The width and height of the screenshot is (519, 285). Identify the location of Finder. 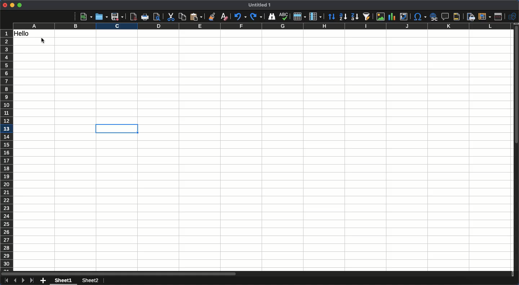
(271, 17).